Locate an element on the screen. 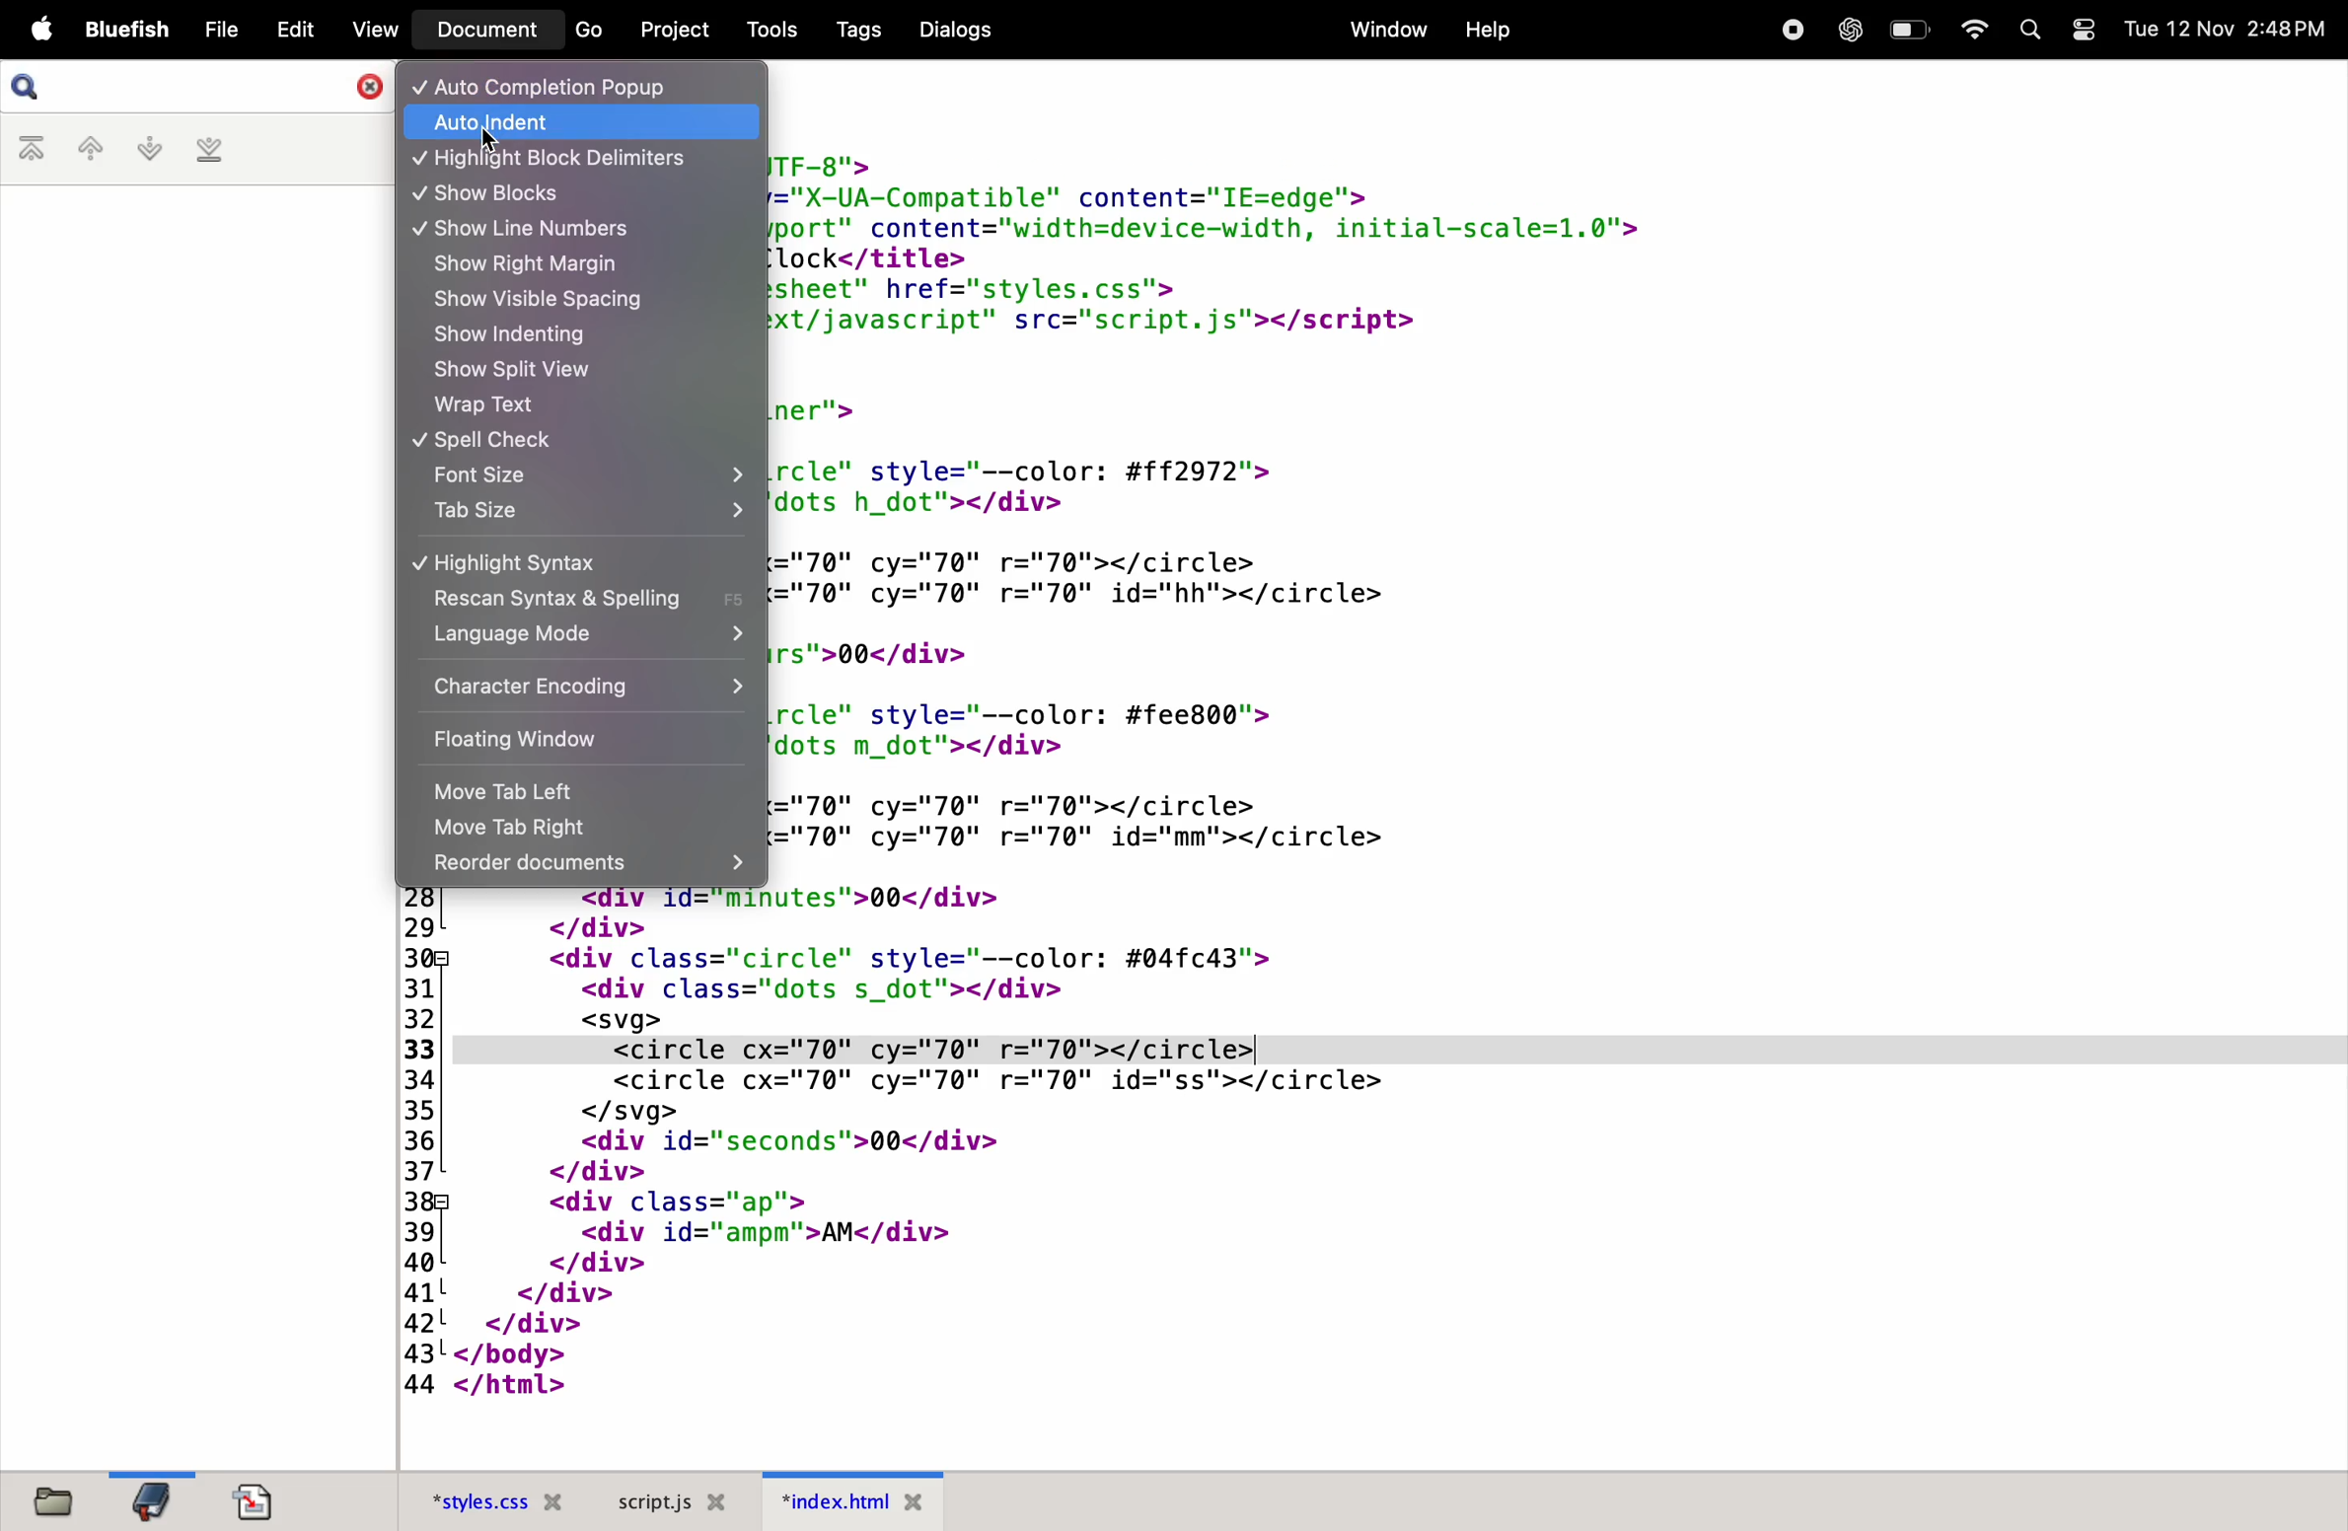 The height and width of the screenshot is (1531, 2348). battery is located at coordinates (1904, 29).